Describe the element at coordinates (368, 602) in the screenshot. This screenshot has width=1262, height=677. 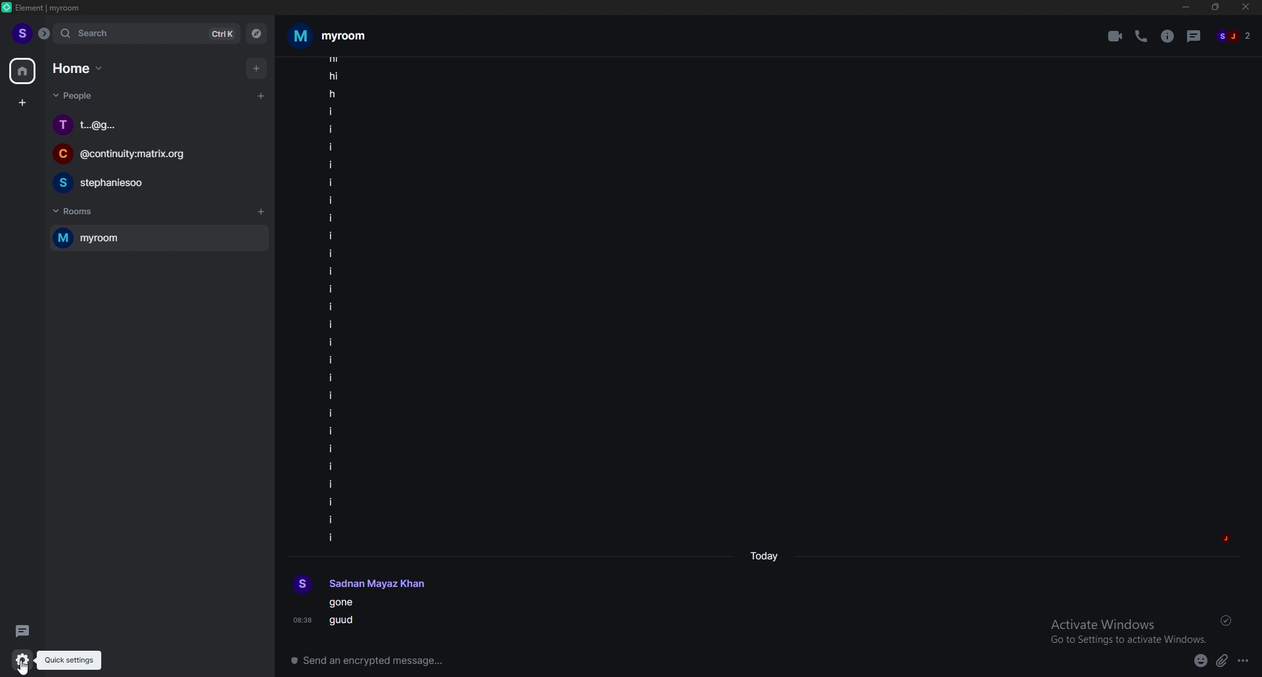
I see `text` at that location.